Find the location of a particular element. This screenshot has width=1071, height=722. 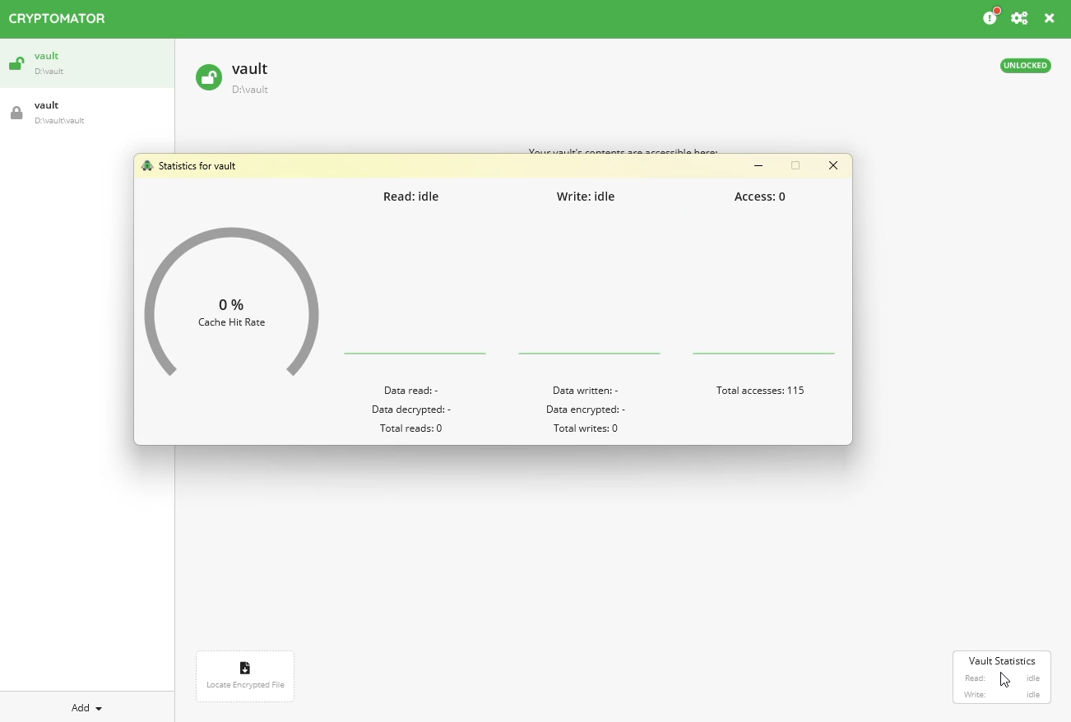

vault unlocked is located at coordinates (231, 78).